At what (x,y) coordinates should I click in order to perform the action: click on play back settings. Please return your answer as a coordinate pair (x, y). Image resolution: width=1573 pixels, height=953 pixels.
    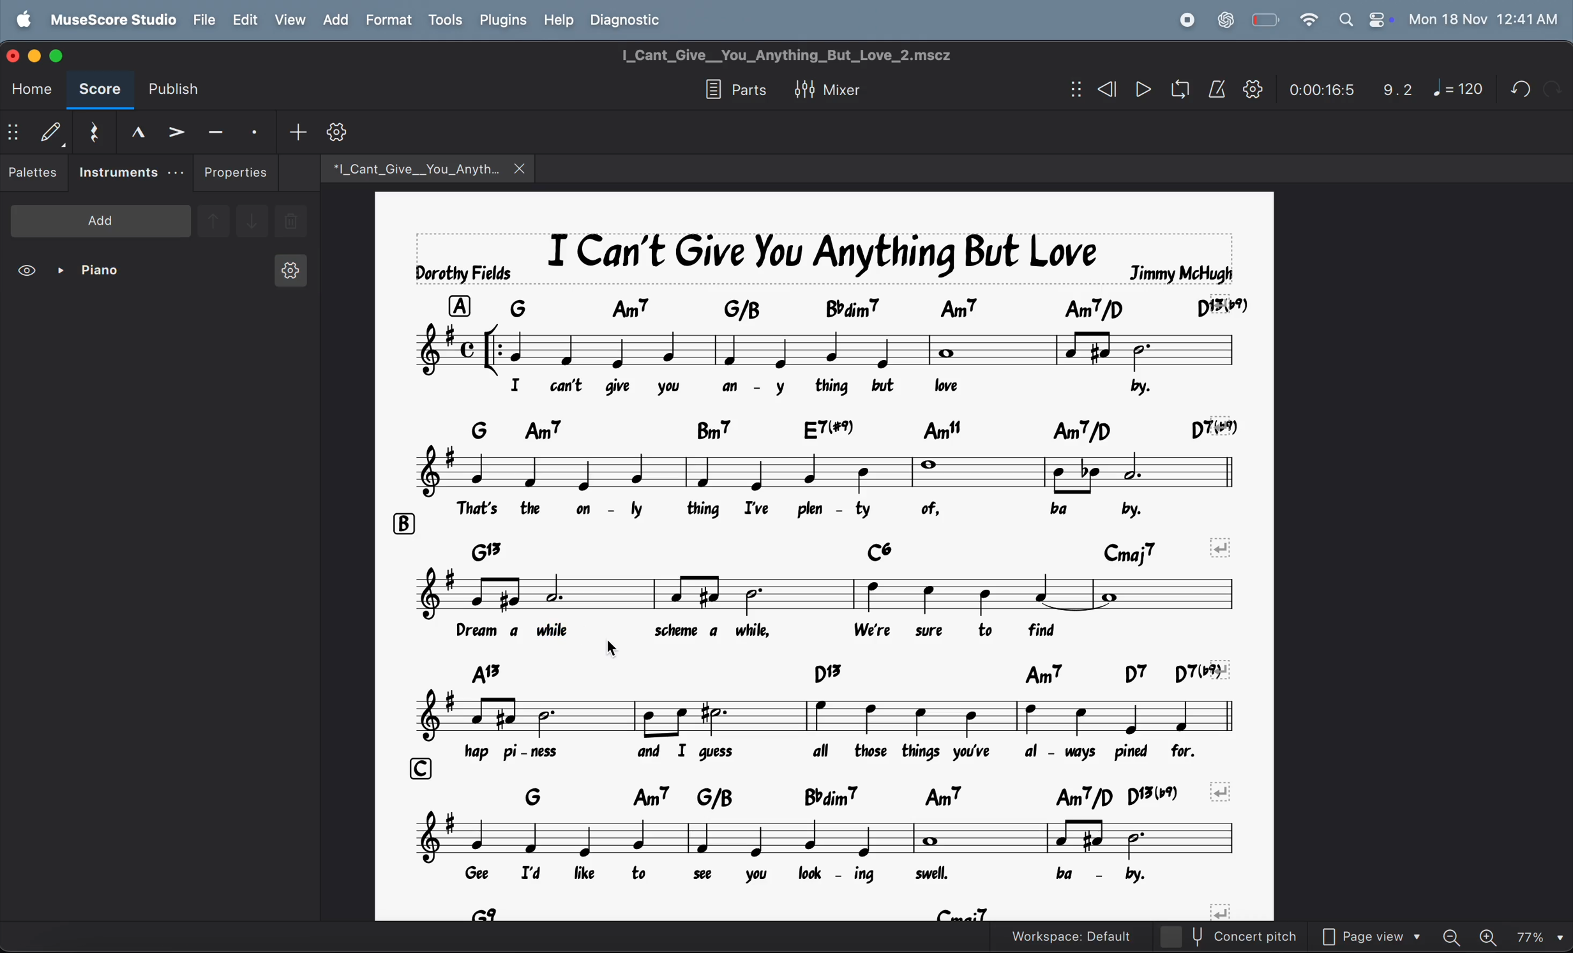
    Looking at the image, I should click on (1253, 91).